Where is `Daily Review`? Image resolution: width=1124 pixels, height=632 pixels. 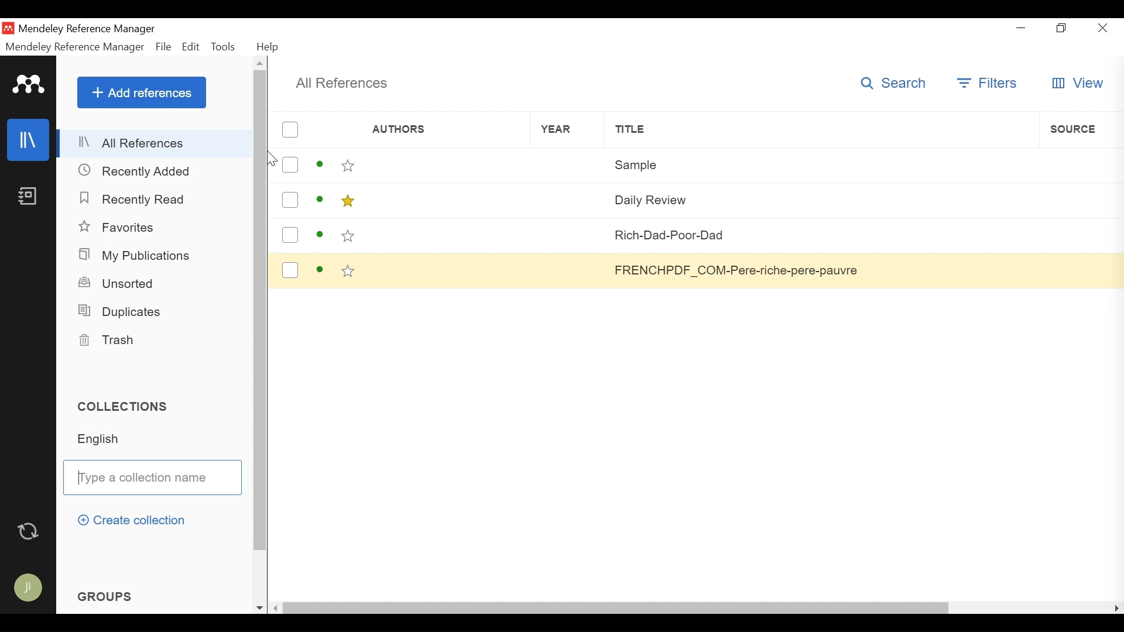
Daily Review is located at coordinates (820, 198).